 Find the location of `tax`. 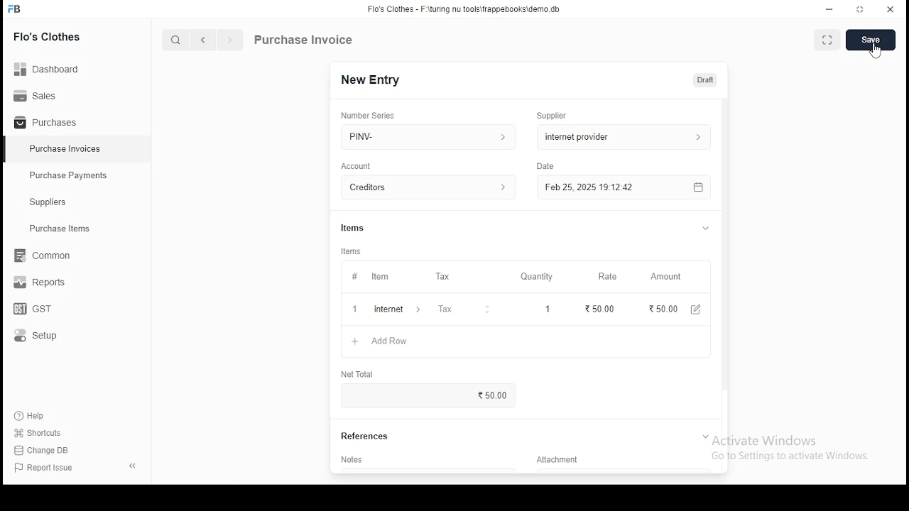

tax is located at coordinates (445, 311).